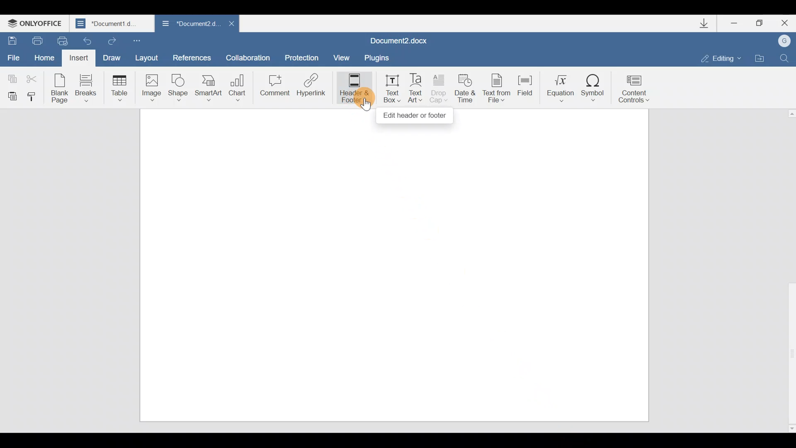 This screenshot has width=796, height=448. I want to click on Draw, so click(114, 57).